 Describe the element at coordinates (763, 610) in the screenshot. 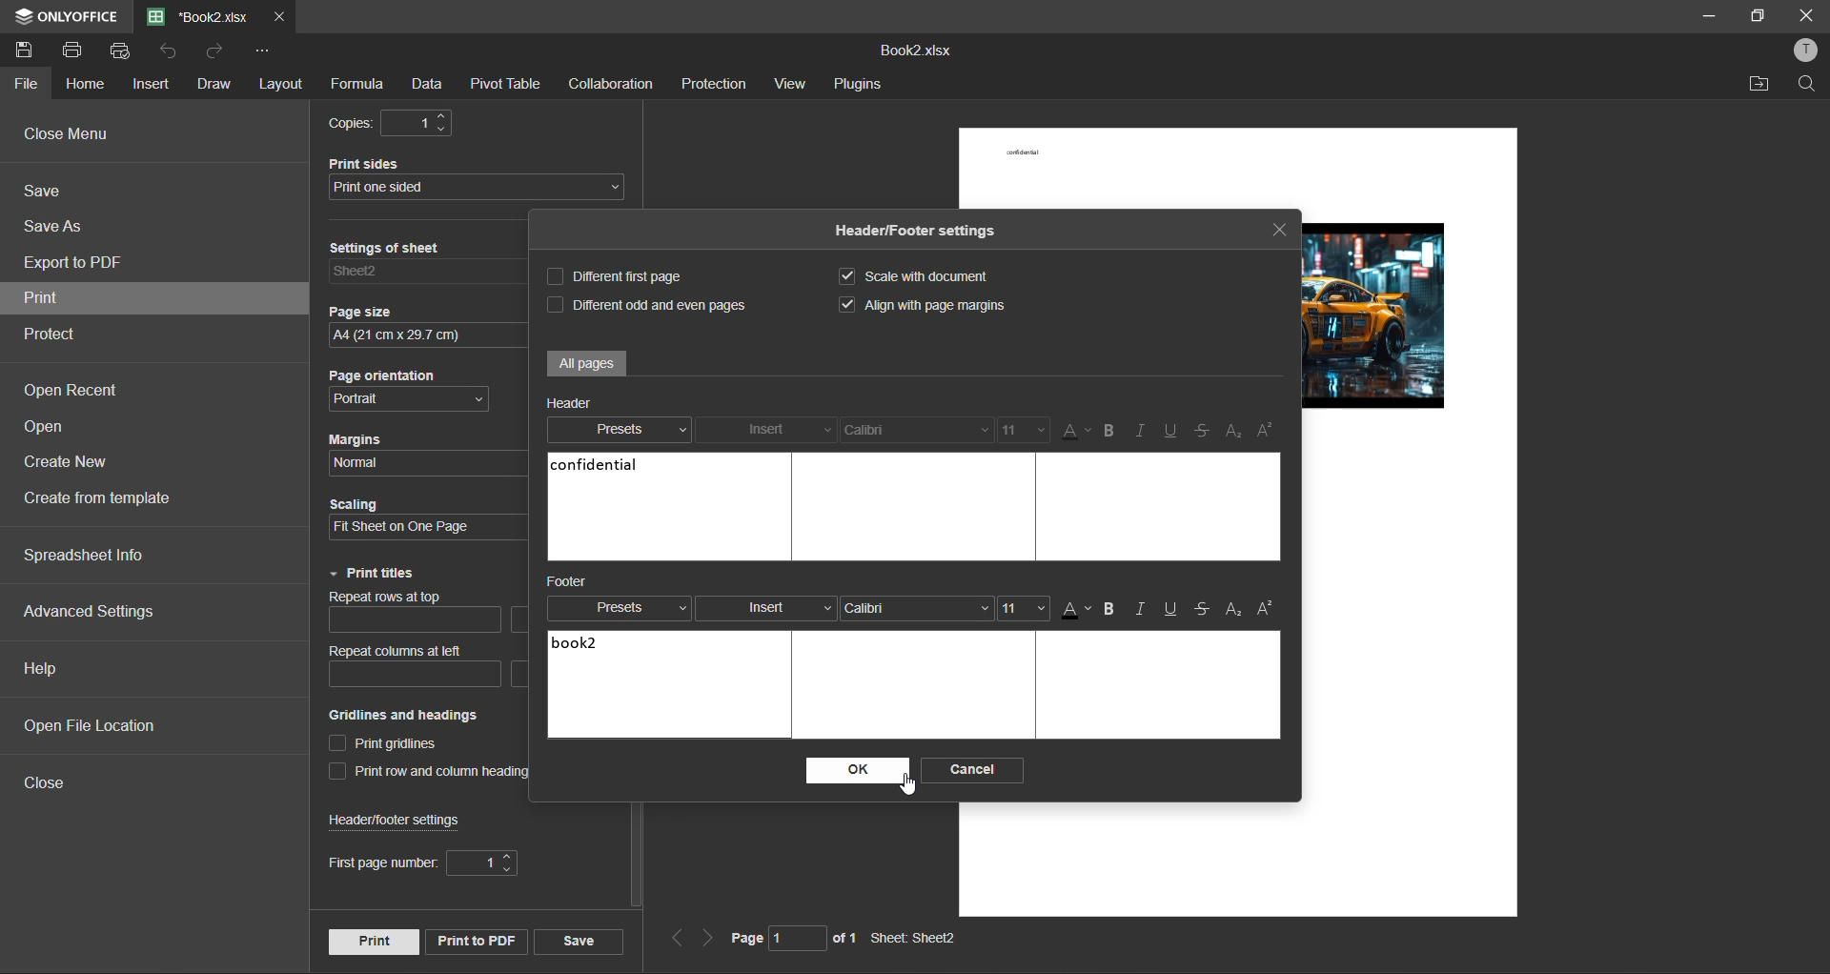

I see `insert` at that location.